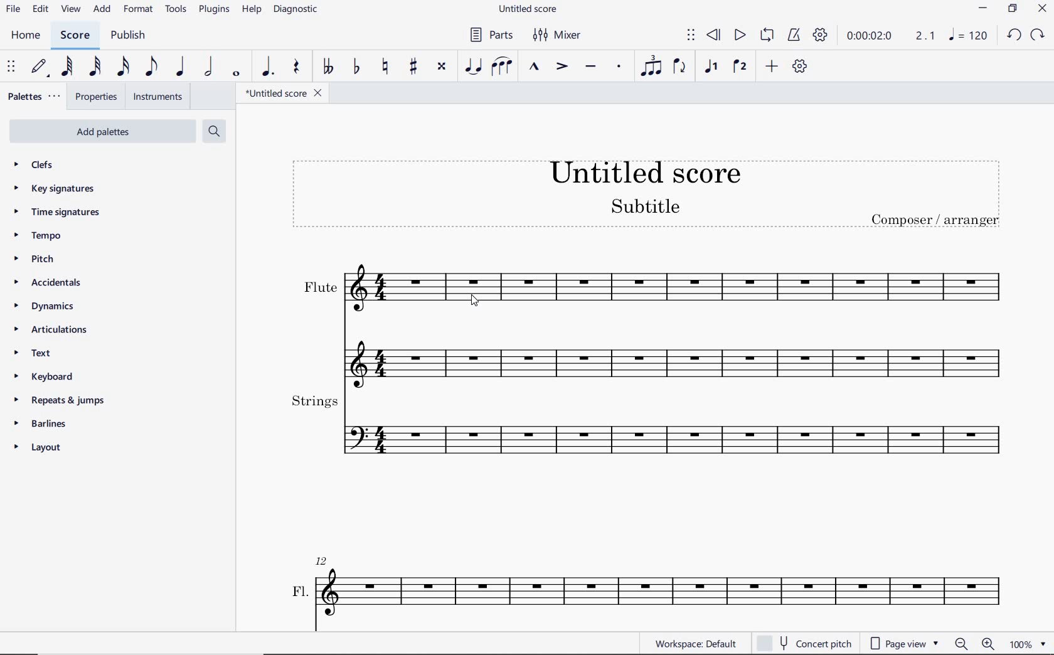  I want to click on QUARTER NOTE, so click(181, 67).